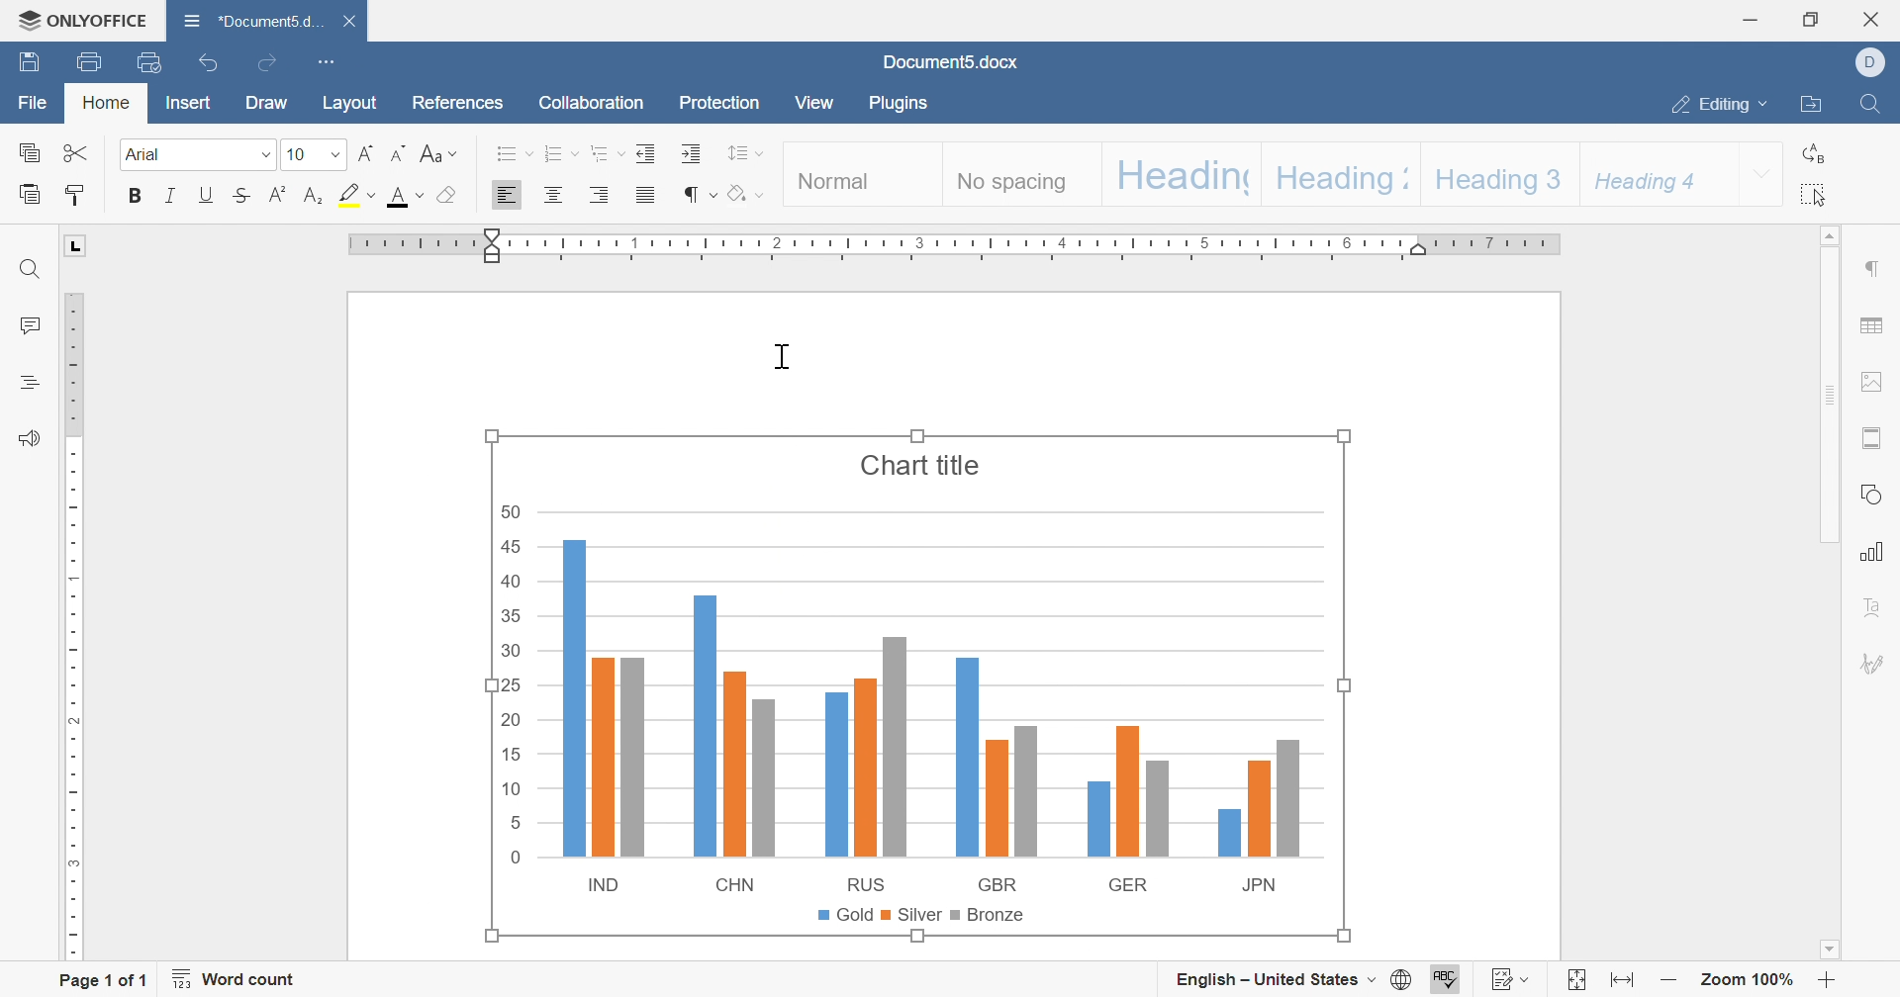  What do you see at coordinates (902, 103) in the screenshot?
I see `plugins` at bounding box center [902, 103].